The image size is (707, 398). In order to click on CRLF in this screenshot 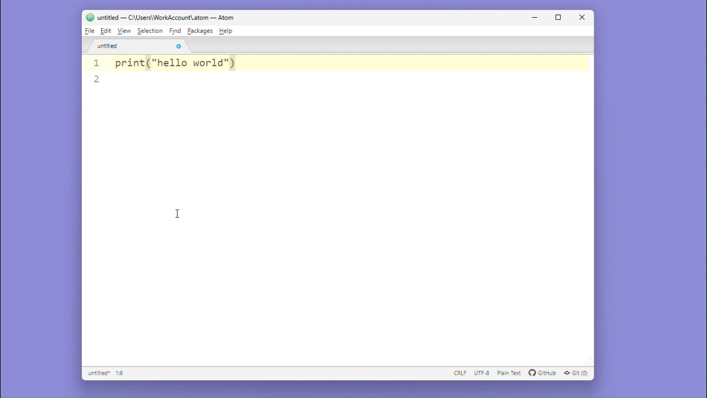, I will do `click(459, 374)`.